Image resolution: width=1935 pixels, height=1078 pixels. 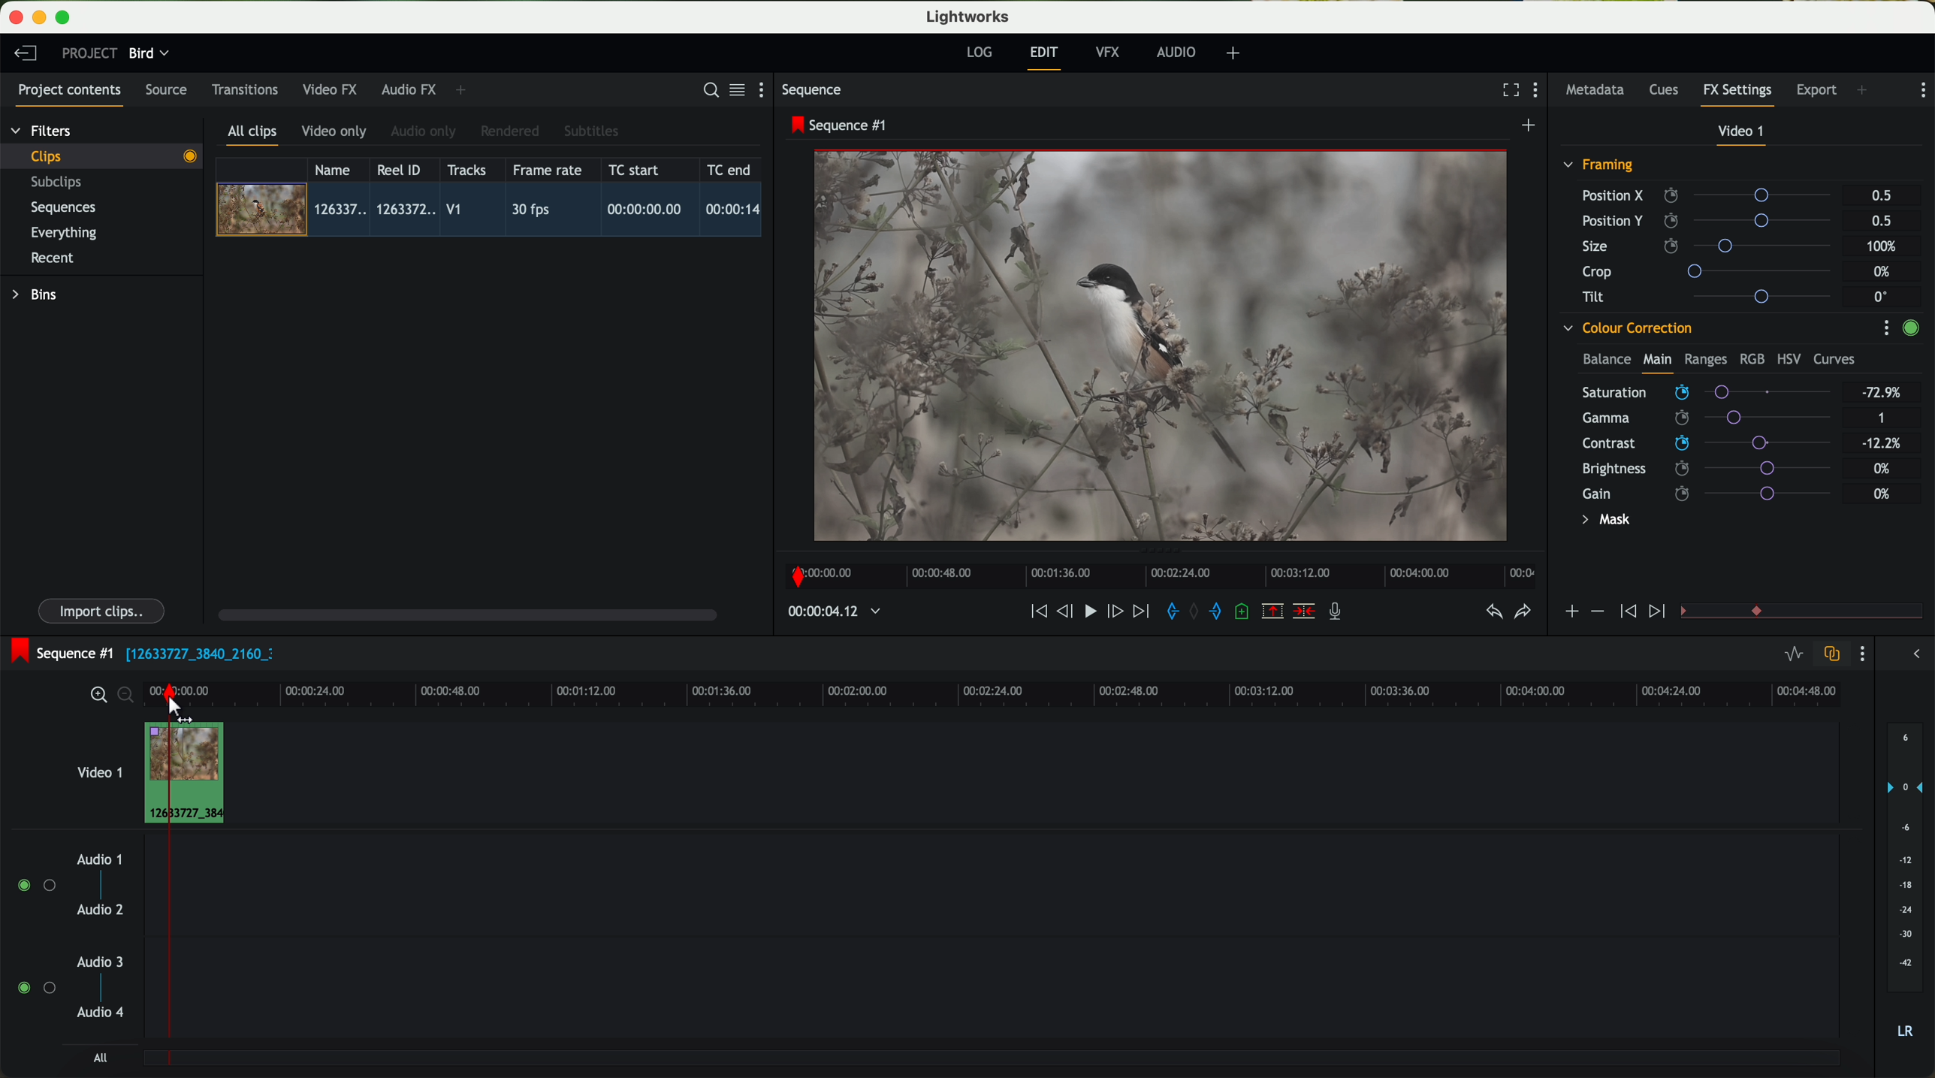 What do you see at coordinates (1657, 362) in the screenshot?
I see `main` at bounding box center [1657, 362].